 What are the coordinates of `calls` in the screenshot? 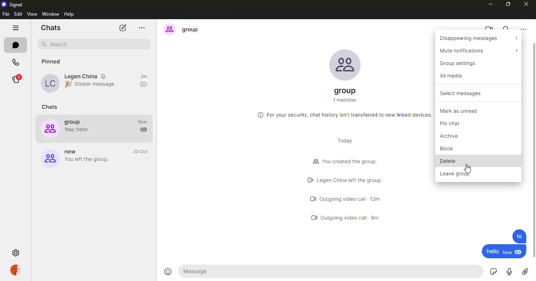 It's located at (15, 61).